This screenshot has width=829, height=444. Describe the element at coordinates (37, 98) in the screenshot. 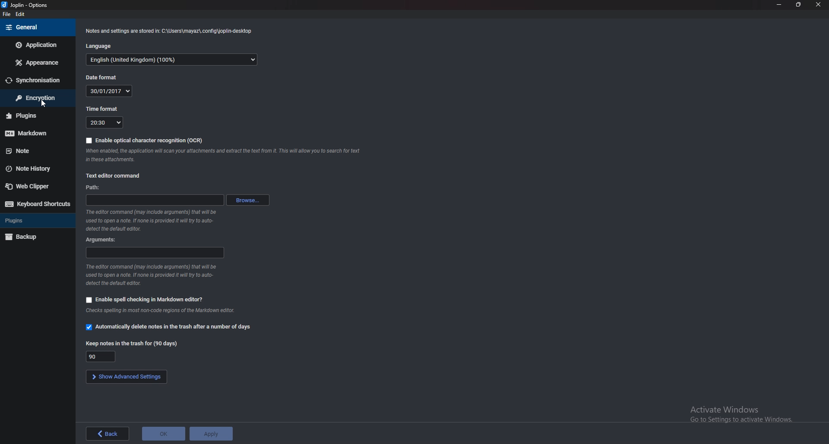

I see `encryption` at that location.